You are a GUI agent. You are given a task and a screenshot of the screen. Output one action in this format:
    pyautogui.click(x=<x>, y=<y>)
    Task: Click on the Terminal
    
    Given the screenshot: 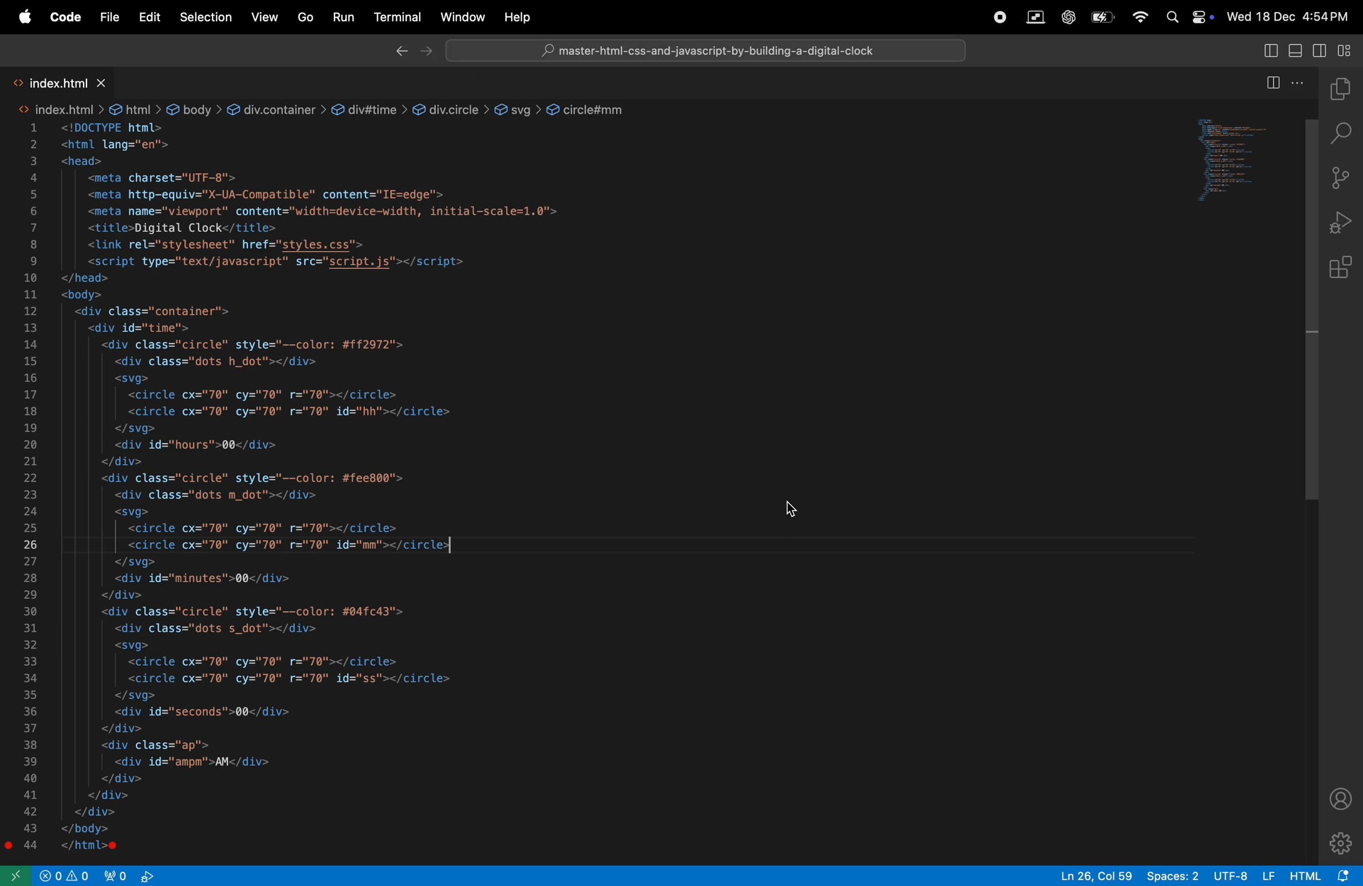 What is the action you would take?
    pyautogui.click(x=398, y=20)
    